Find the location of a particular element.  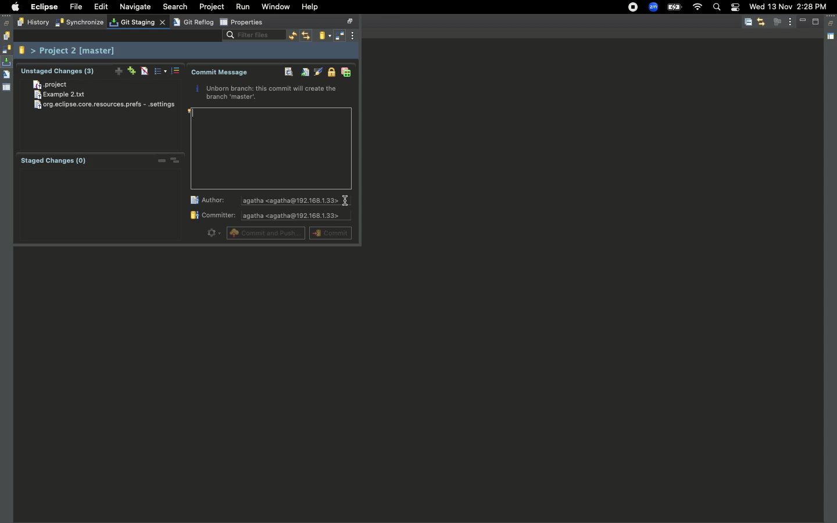

Project is located at coordinates (212, 7).